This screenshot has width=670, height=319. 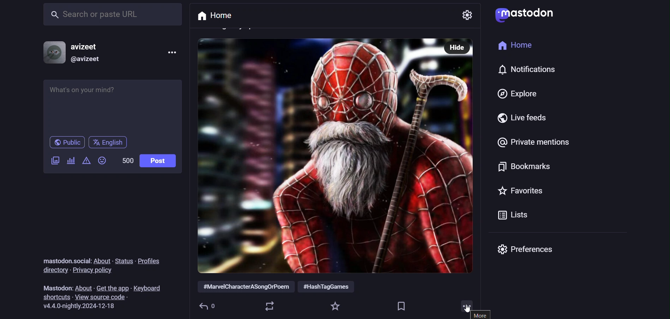 What do you see at coordinates (521, 118) in the screenshot?
I see `live feeds` at bounding box center [521, 118].